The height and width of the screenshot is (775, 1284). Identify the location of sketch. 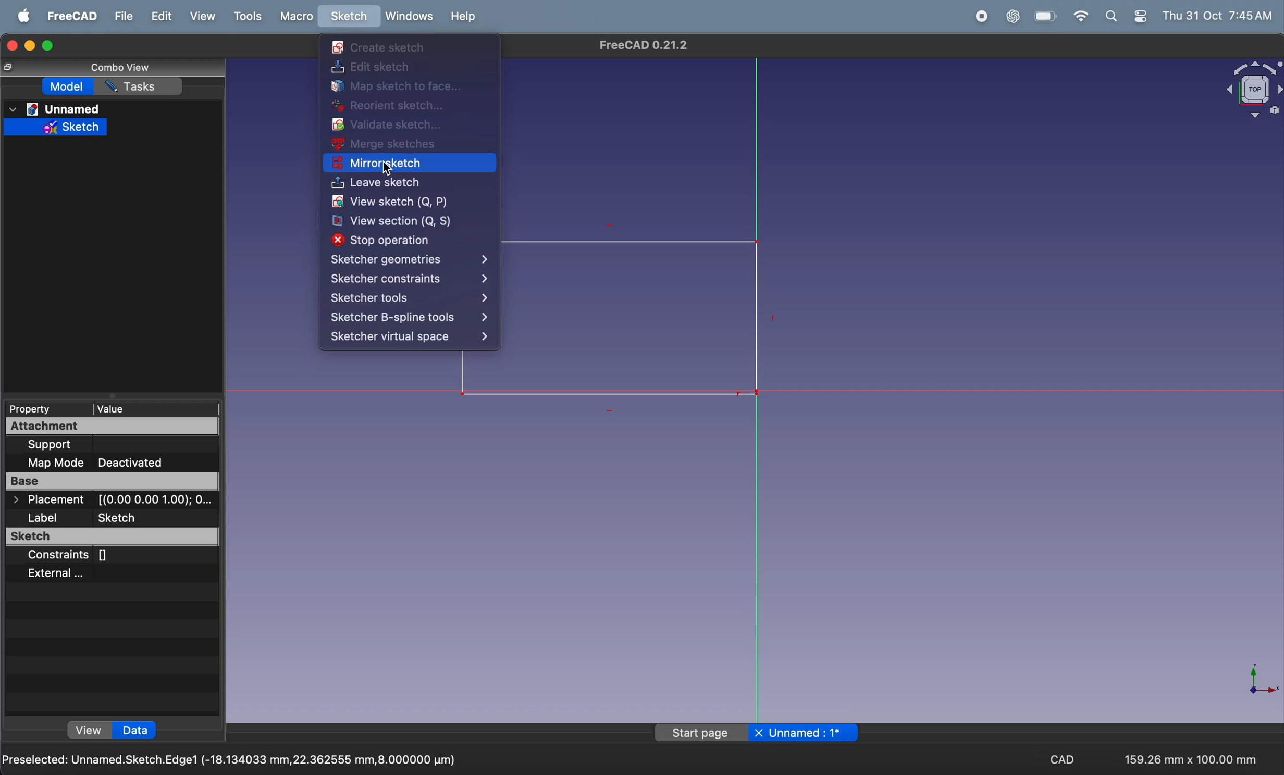
(57, 129).